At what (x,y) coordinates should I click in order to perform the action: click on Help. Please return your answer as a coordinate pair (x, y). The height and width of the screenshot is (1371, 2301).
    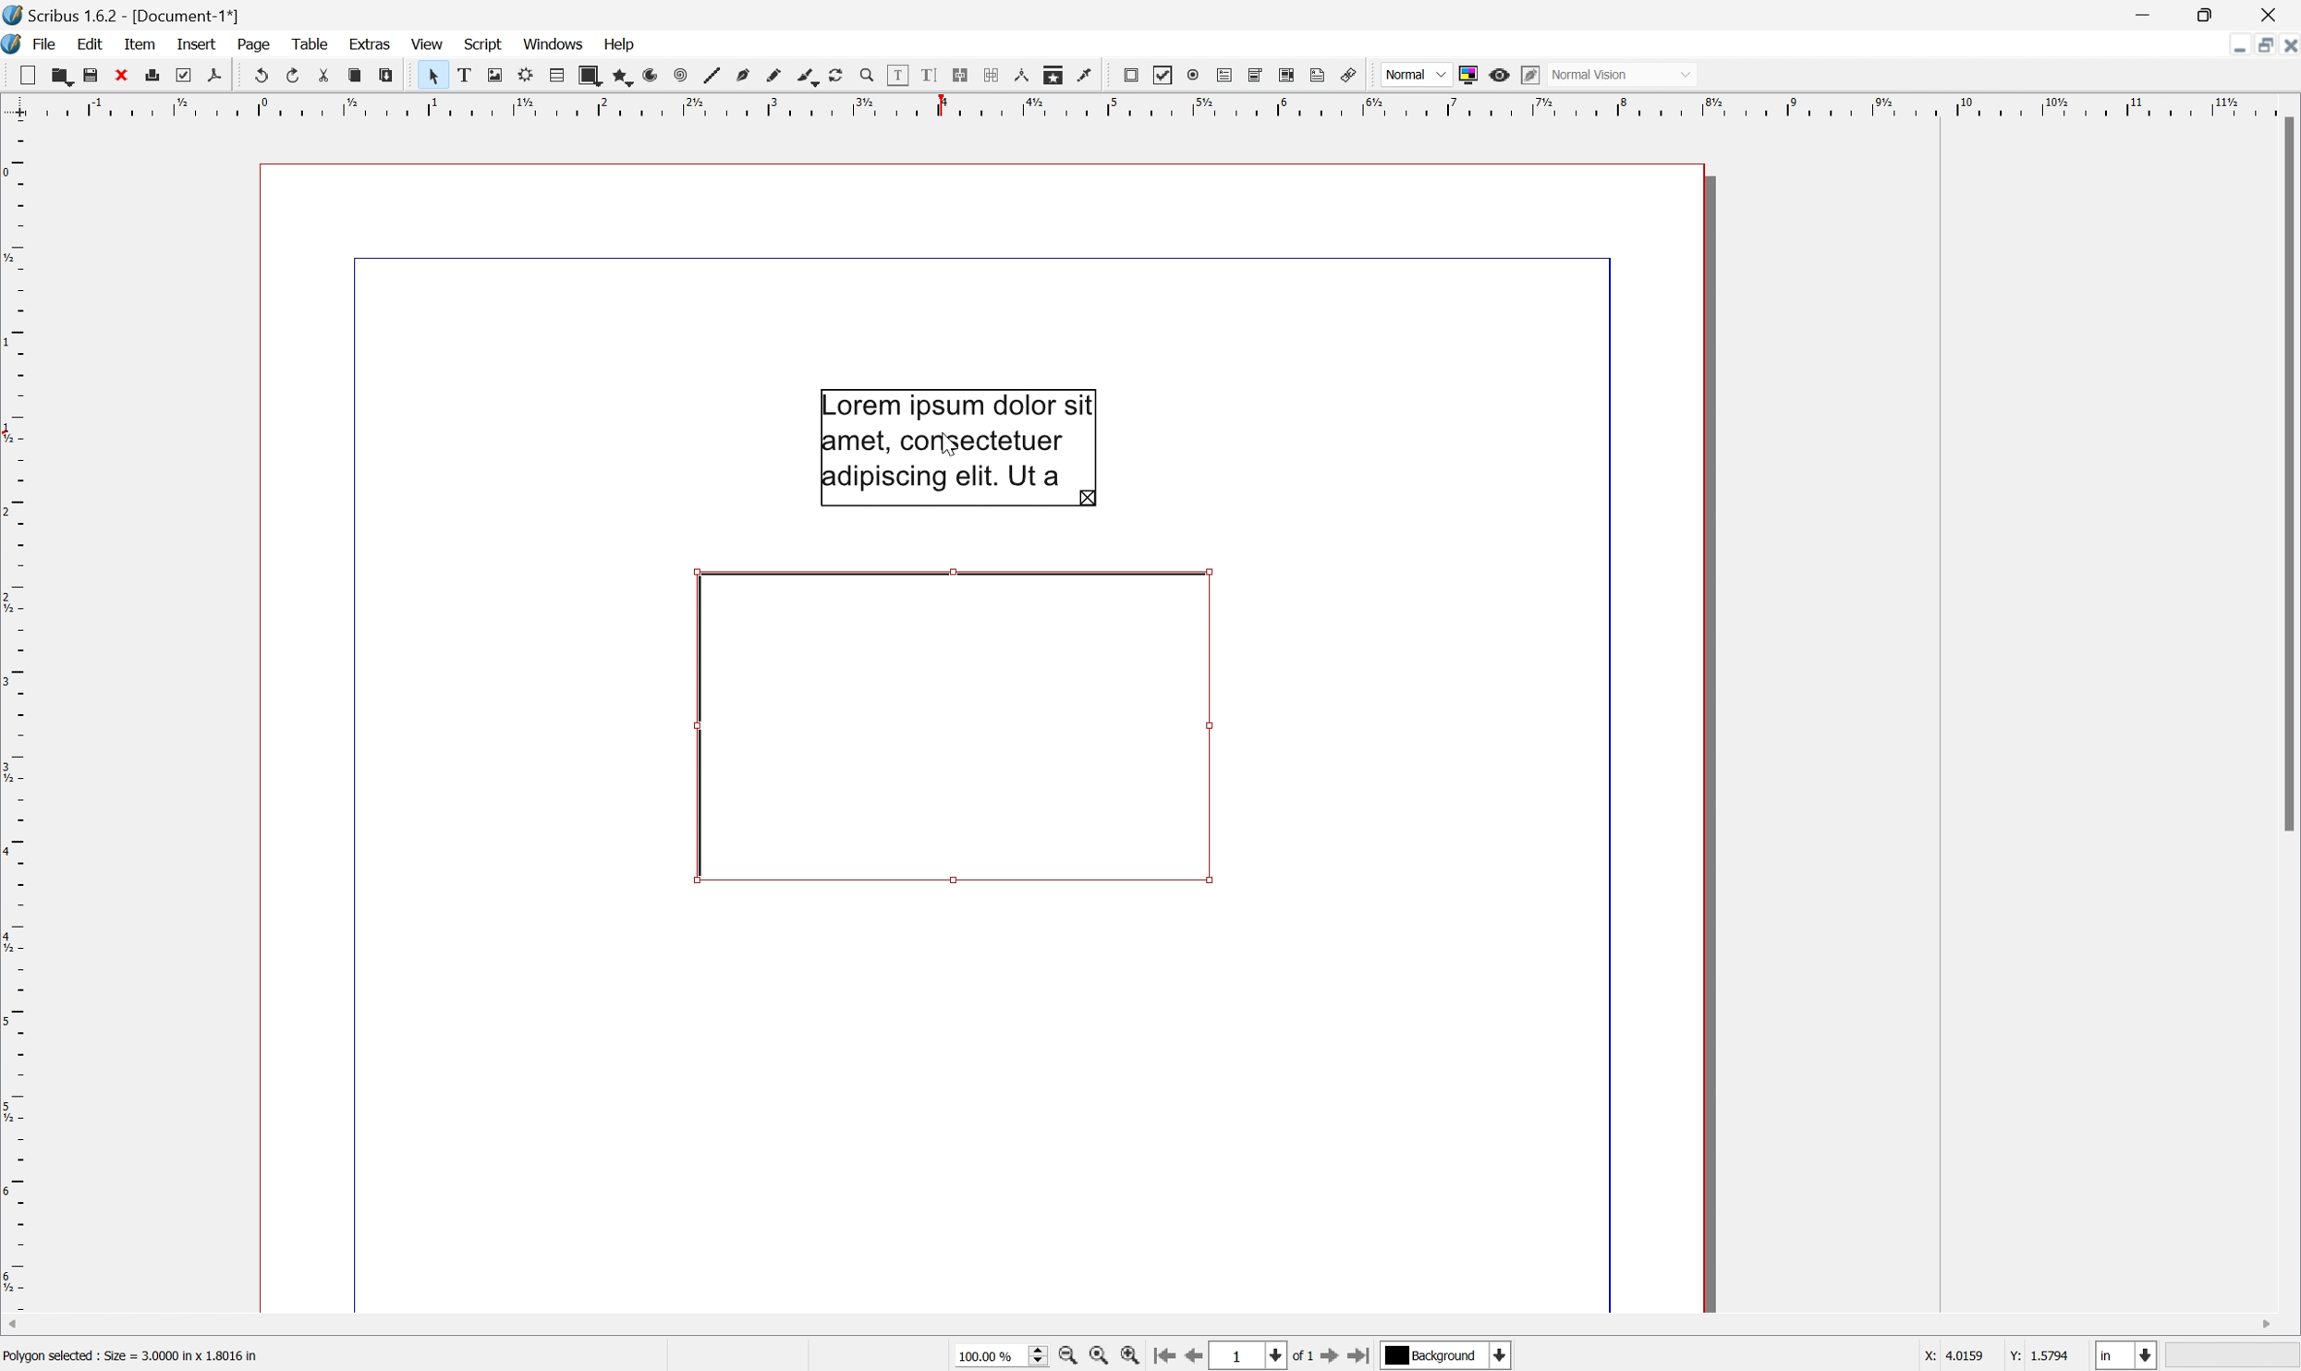
    Looking at the image, I should click on (620, 43).